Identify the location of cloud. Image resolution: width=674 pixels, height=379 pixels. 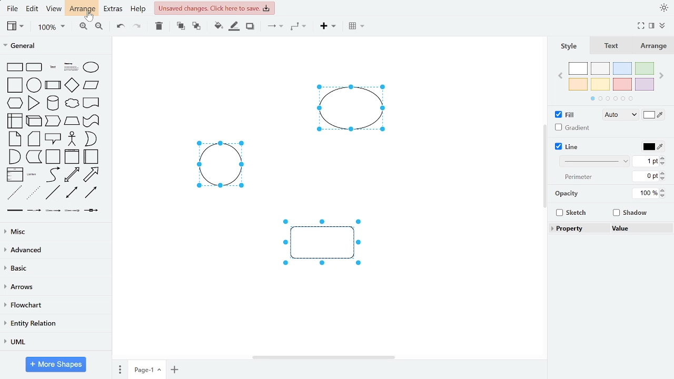
(71, 103).